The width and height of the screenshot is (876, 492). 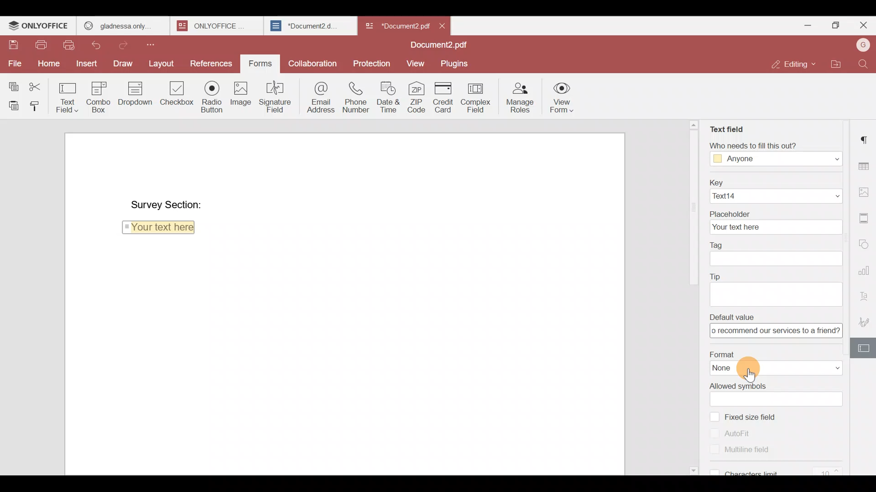 I want to click on *Document2.d.., so click(x=305, y=25).